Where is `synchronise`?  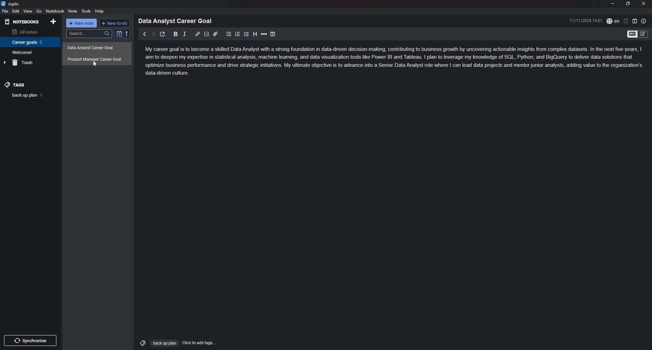 synchronise is located at coordinates (30, 340).